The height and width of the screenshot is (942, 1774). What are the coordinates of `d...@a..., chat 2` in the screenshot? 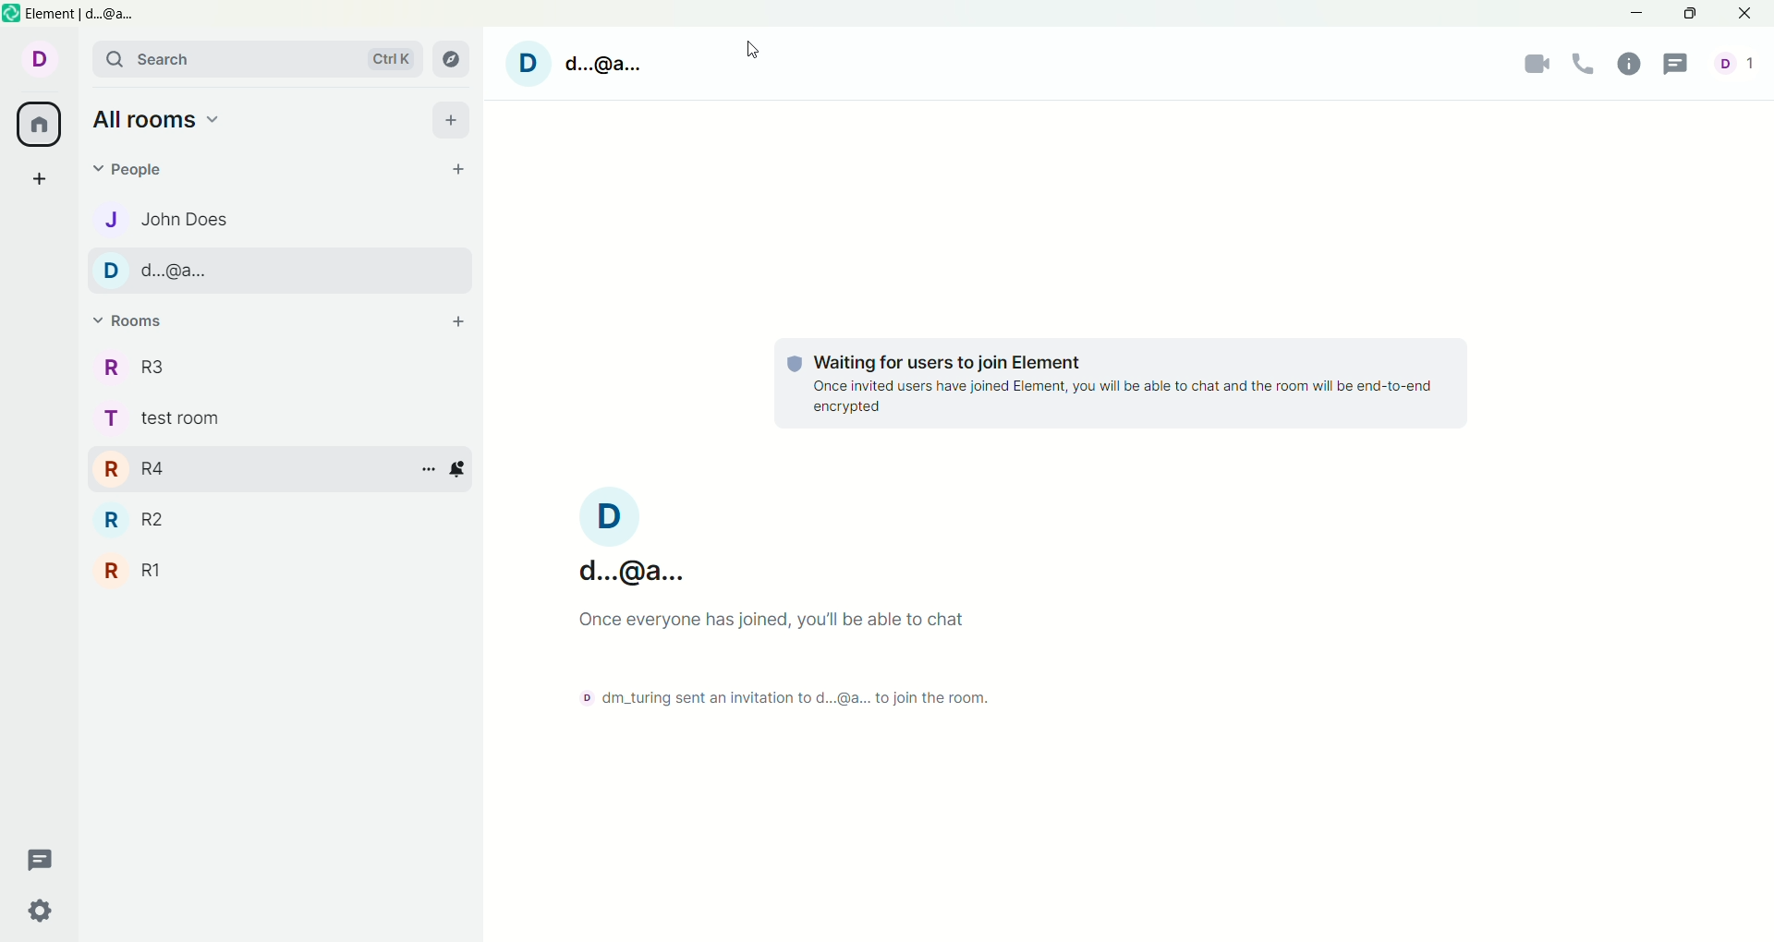 It's located at (280, 272).